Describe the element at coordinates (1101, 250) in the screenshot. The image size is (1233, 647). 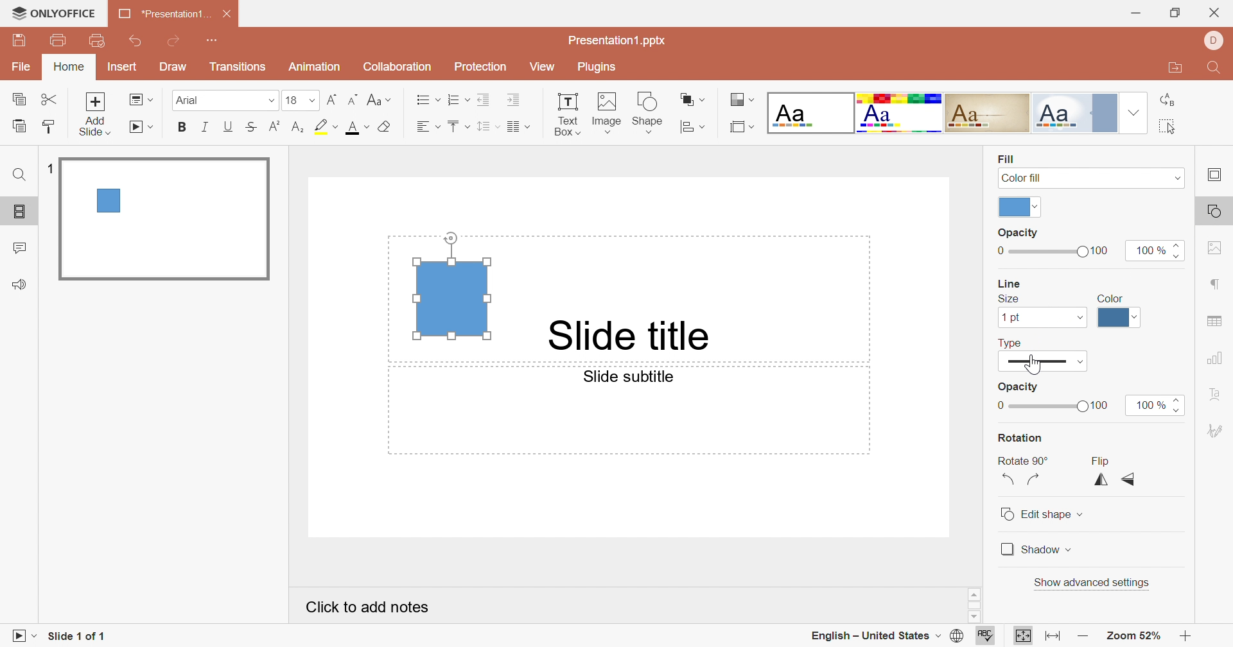
I see `100` at that location.